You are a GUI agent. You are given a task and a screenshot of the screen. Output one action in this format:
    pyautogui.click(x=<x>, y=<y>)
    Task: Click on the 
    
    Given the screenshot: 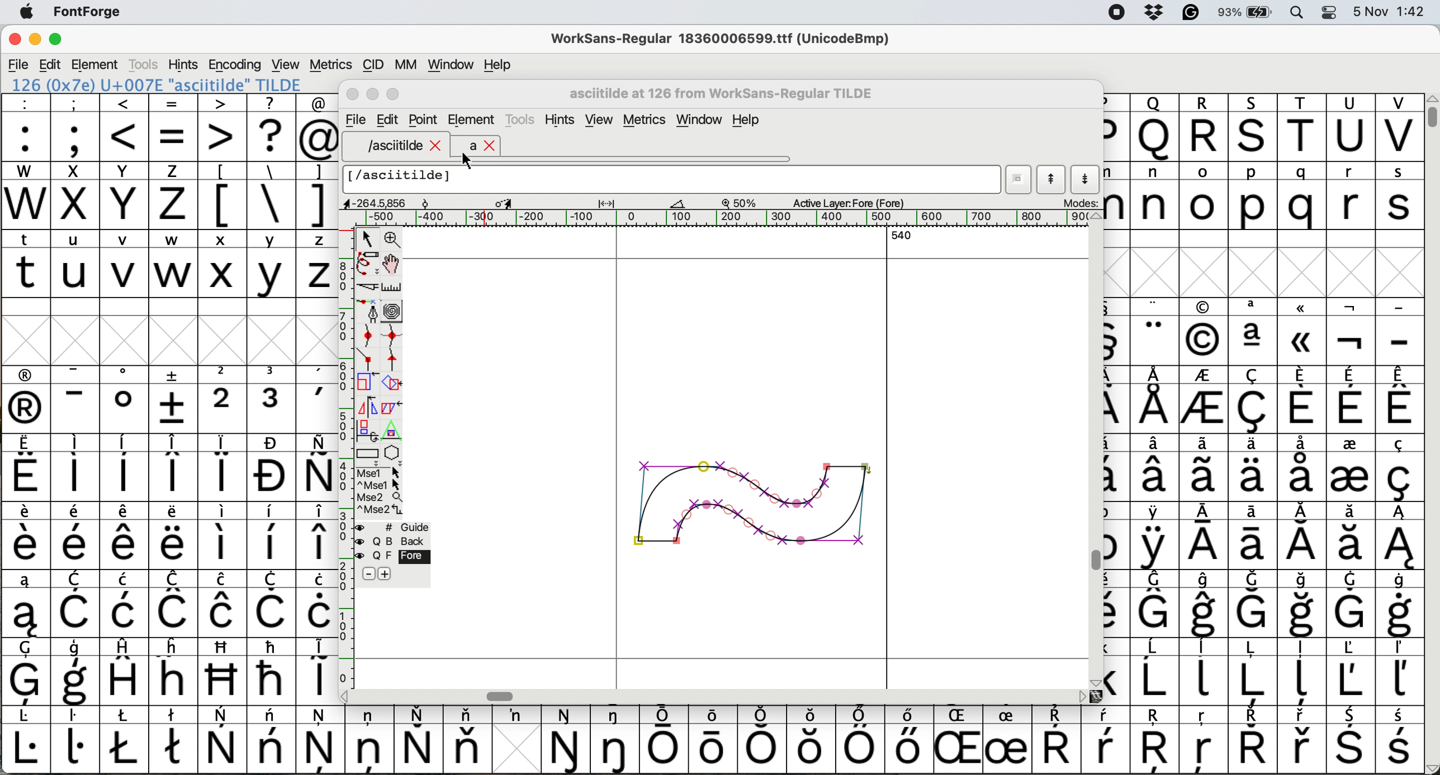 What is the action you would take?
    pyautogui.click(x=1154, y=127)
    